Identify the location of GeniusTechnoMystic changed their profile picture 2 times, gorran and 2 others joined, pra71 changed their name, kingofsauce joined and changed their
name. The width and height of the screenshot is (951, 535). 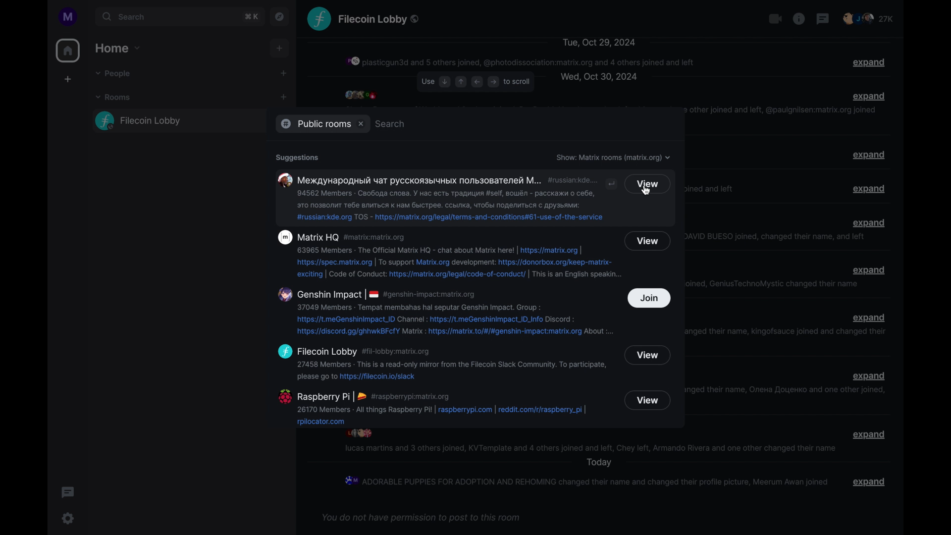
(790, 334).